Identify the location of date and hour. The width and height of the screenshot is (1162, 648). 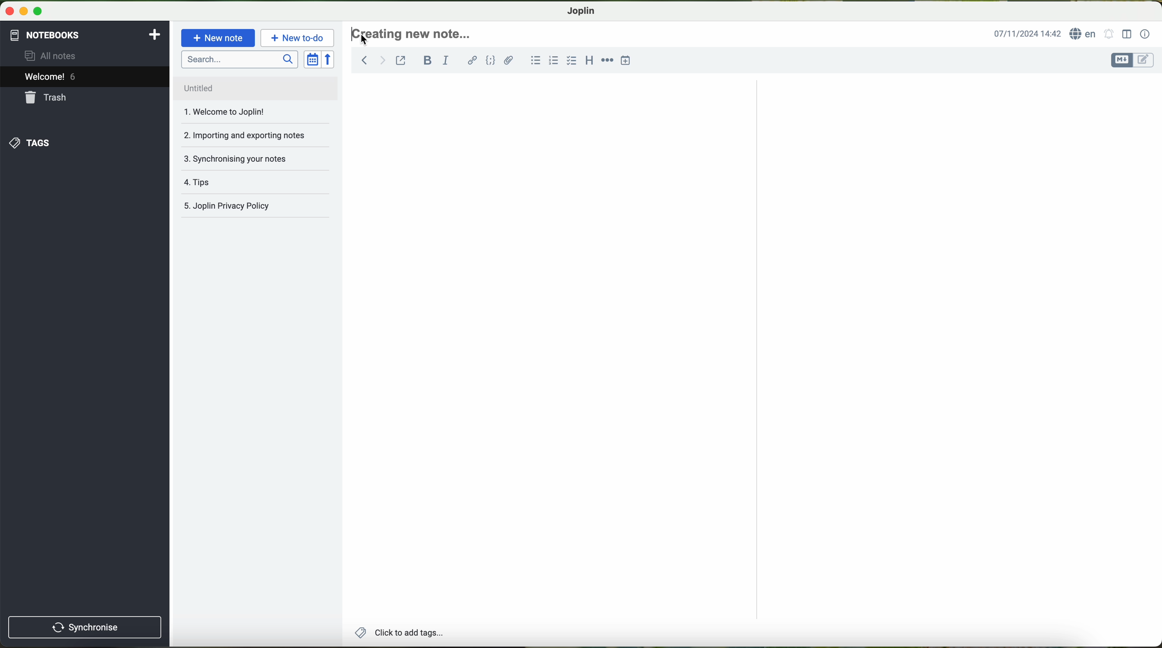
(1026, 33).